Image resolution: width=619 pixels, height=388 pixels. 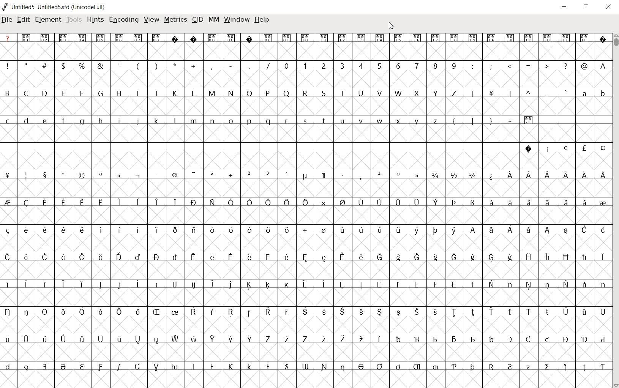 I want to click on Symbol, so click(x=137, y=312).